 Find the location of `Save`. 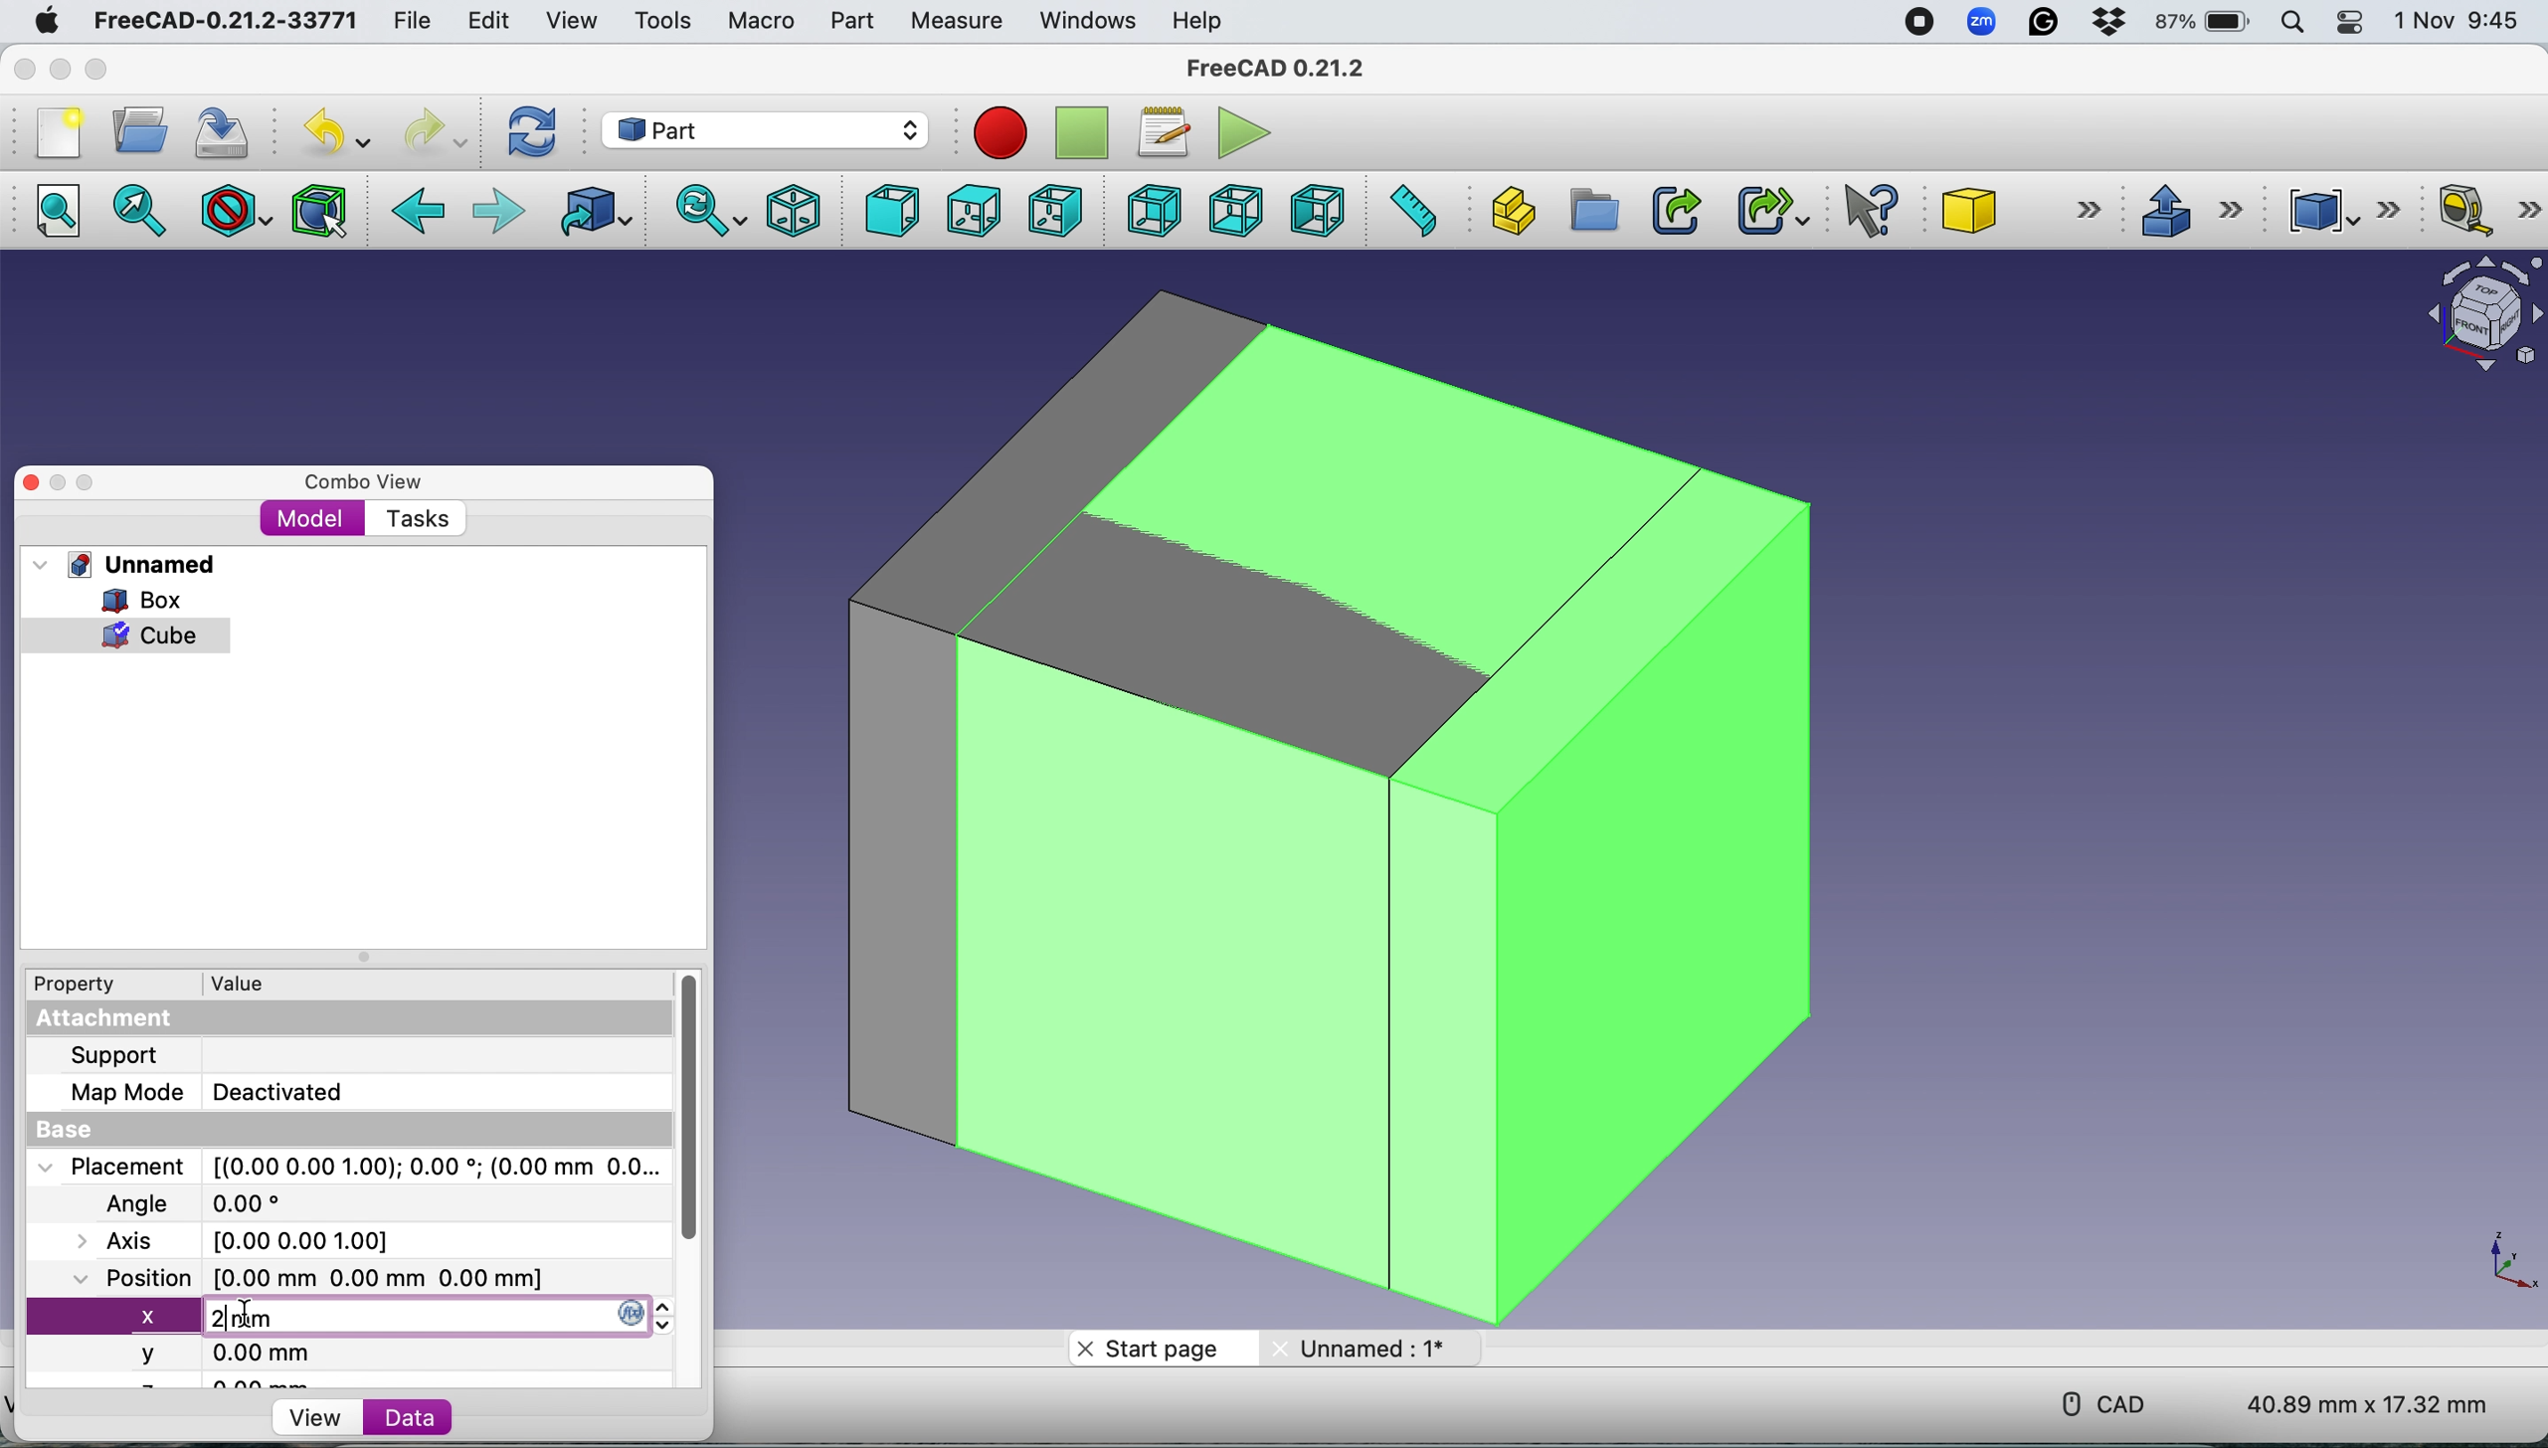

Save is located at coordinates (227, 128).